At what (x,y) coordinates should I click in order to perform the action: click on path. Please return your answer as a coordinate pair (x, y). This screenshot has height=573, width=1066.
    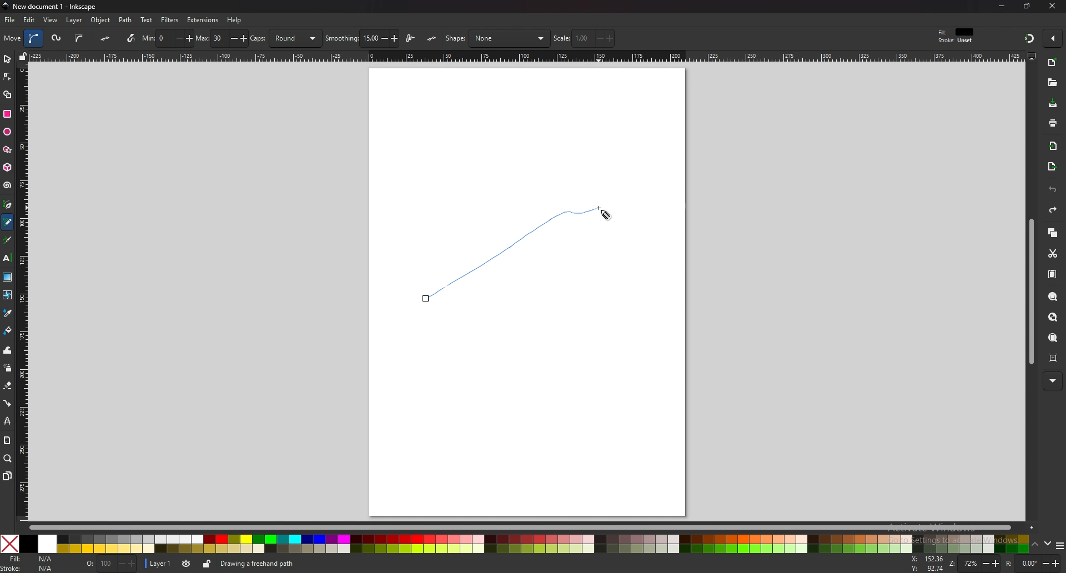
    Looking at the image, I should click on (126, 20).